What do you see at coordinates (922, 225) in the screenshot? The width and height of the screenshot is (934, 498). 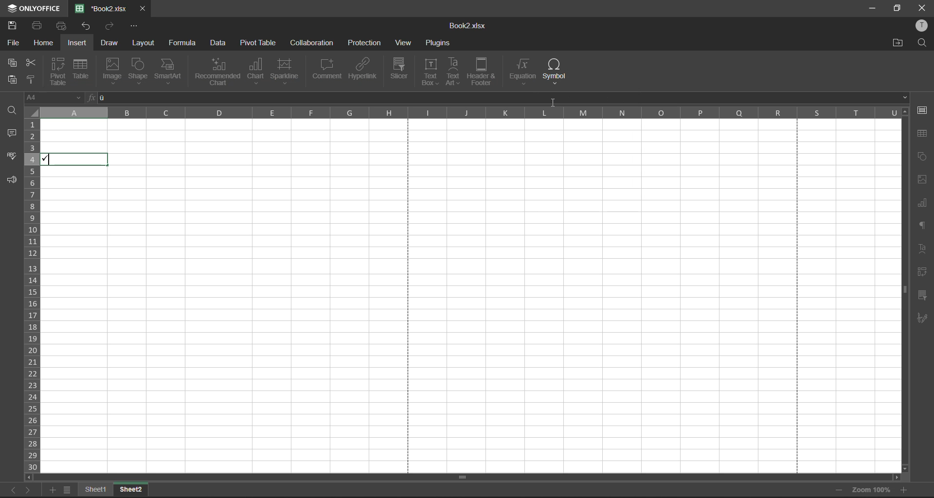 I see `paragraph` at bounding box center [922, 225].